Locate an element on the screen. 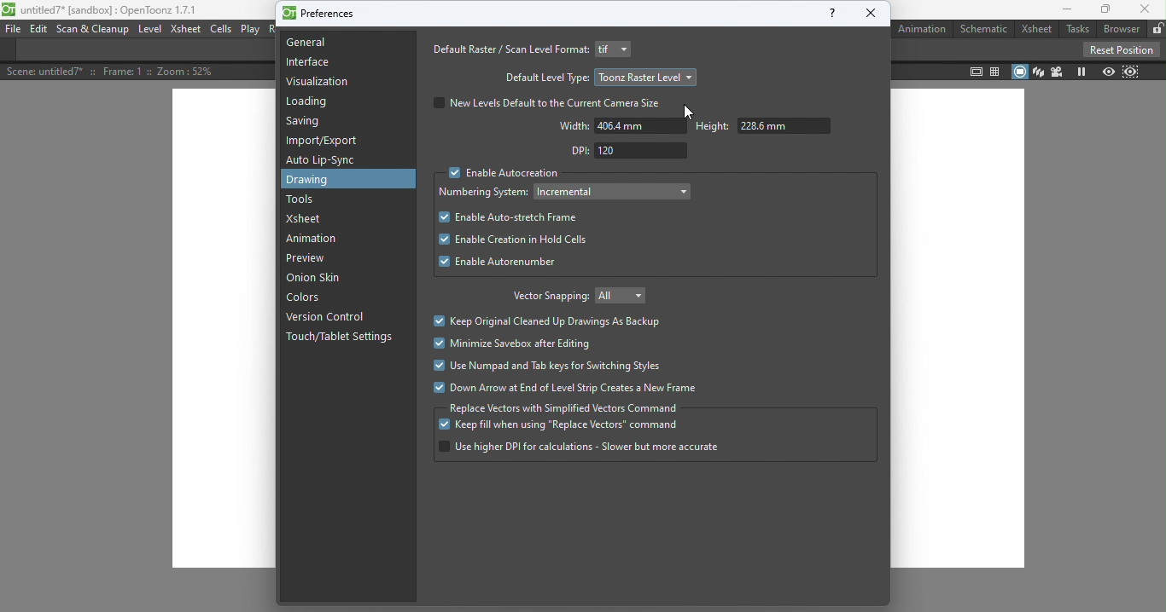 The width and height of the screenshot is (1166, 612). level is located at coordinates (152, 30).